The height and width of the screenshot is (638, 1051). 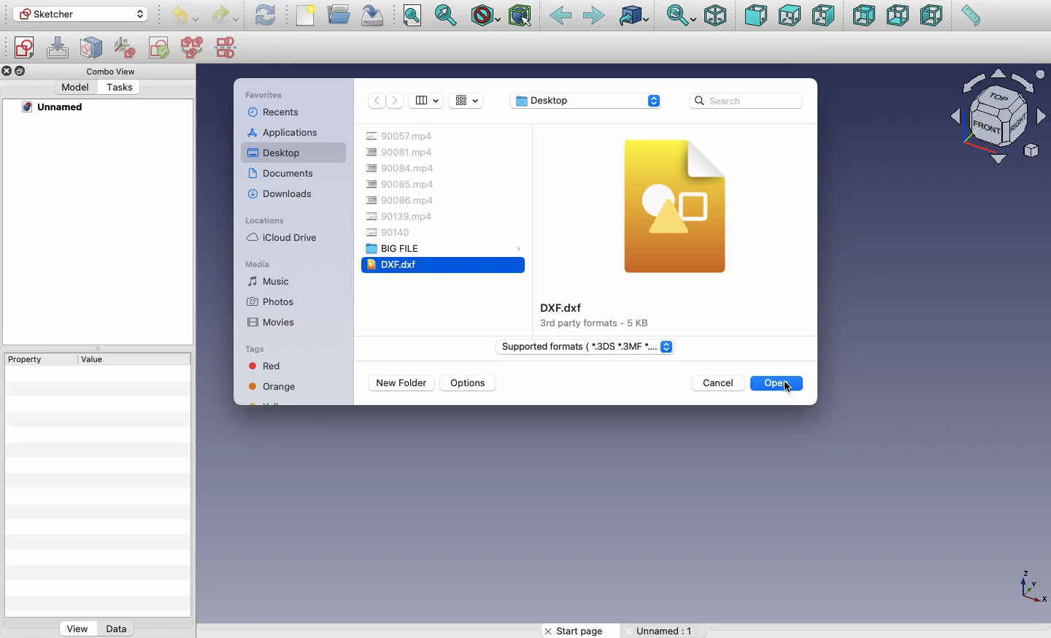 What do you see at coordinates (971, 15) in the screenshot?
I see `Measure` at bounding box center [971, 15].